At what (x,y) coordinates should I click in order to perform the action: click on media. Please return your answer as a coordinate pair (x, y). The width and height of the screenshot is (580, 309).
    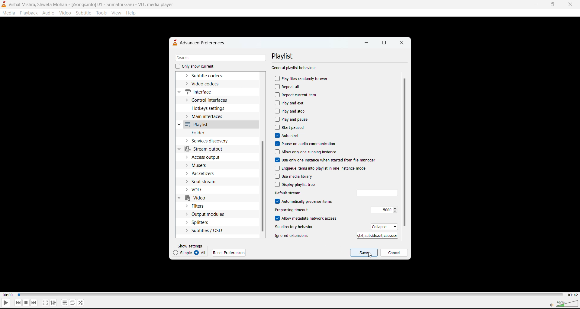
    Looking at the image, I should click on (8, 12).